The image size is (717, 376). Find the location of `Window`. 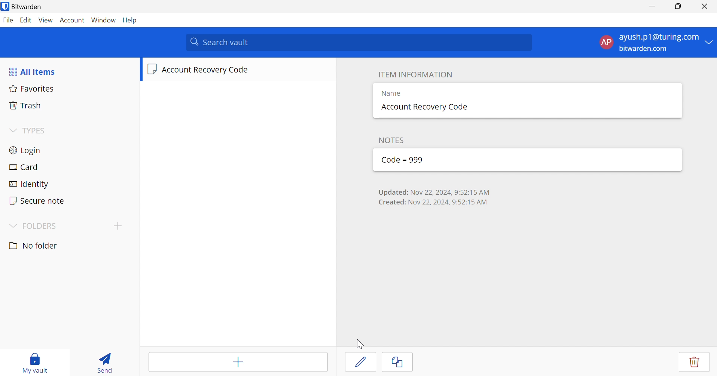

Window is located at coordinates (104, 21).